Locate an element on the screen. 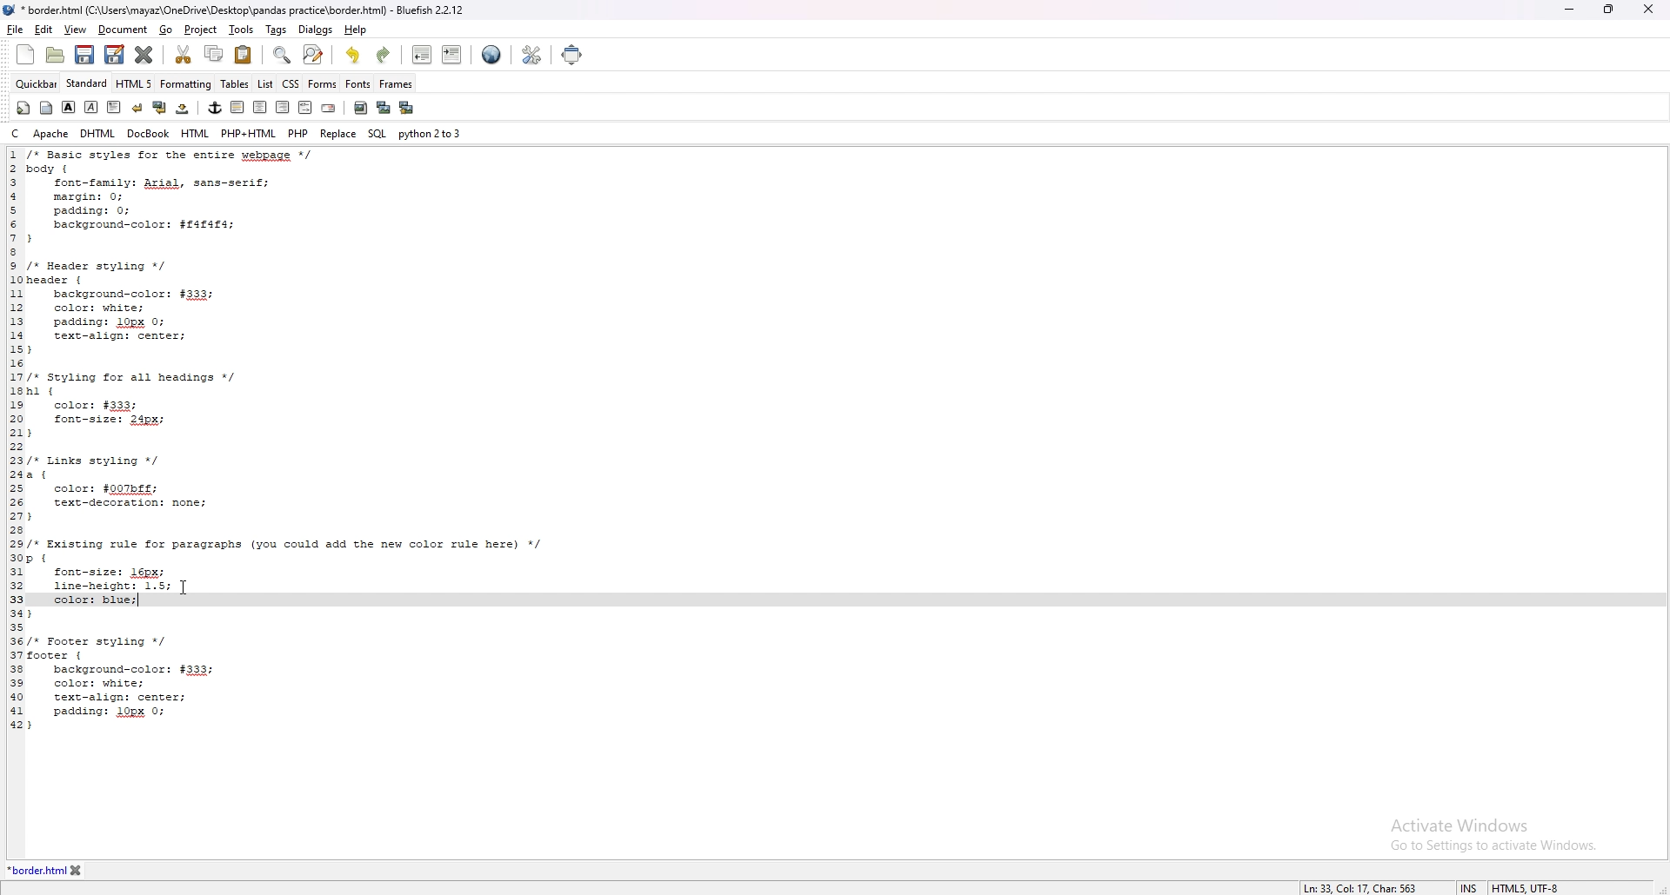  save is located at coordinates (85, 55).